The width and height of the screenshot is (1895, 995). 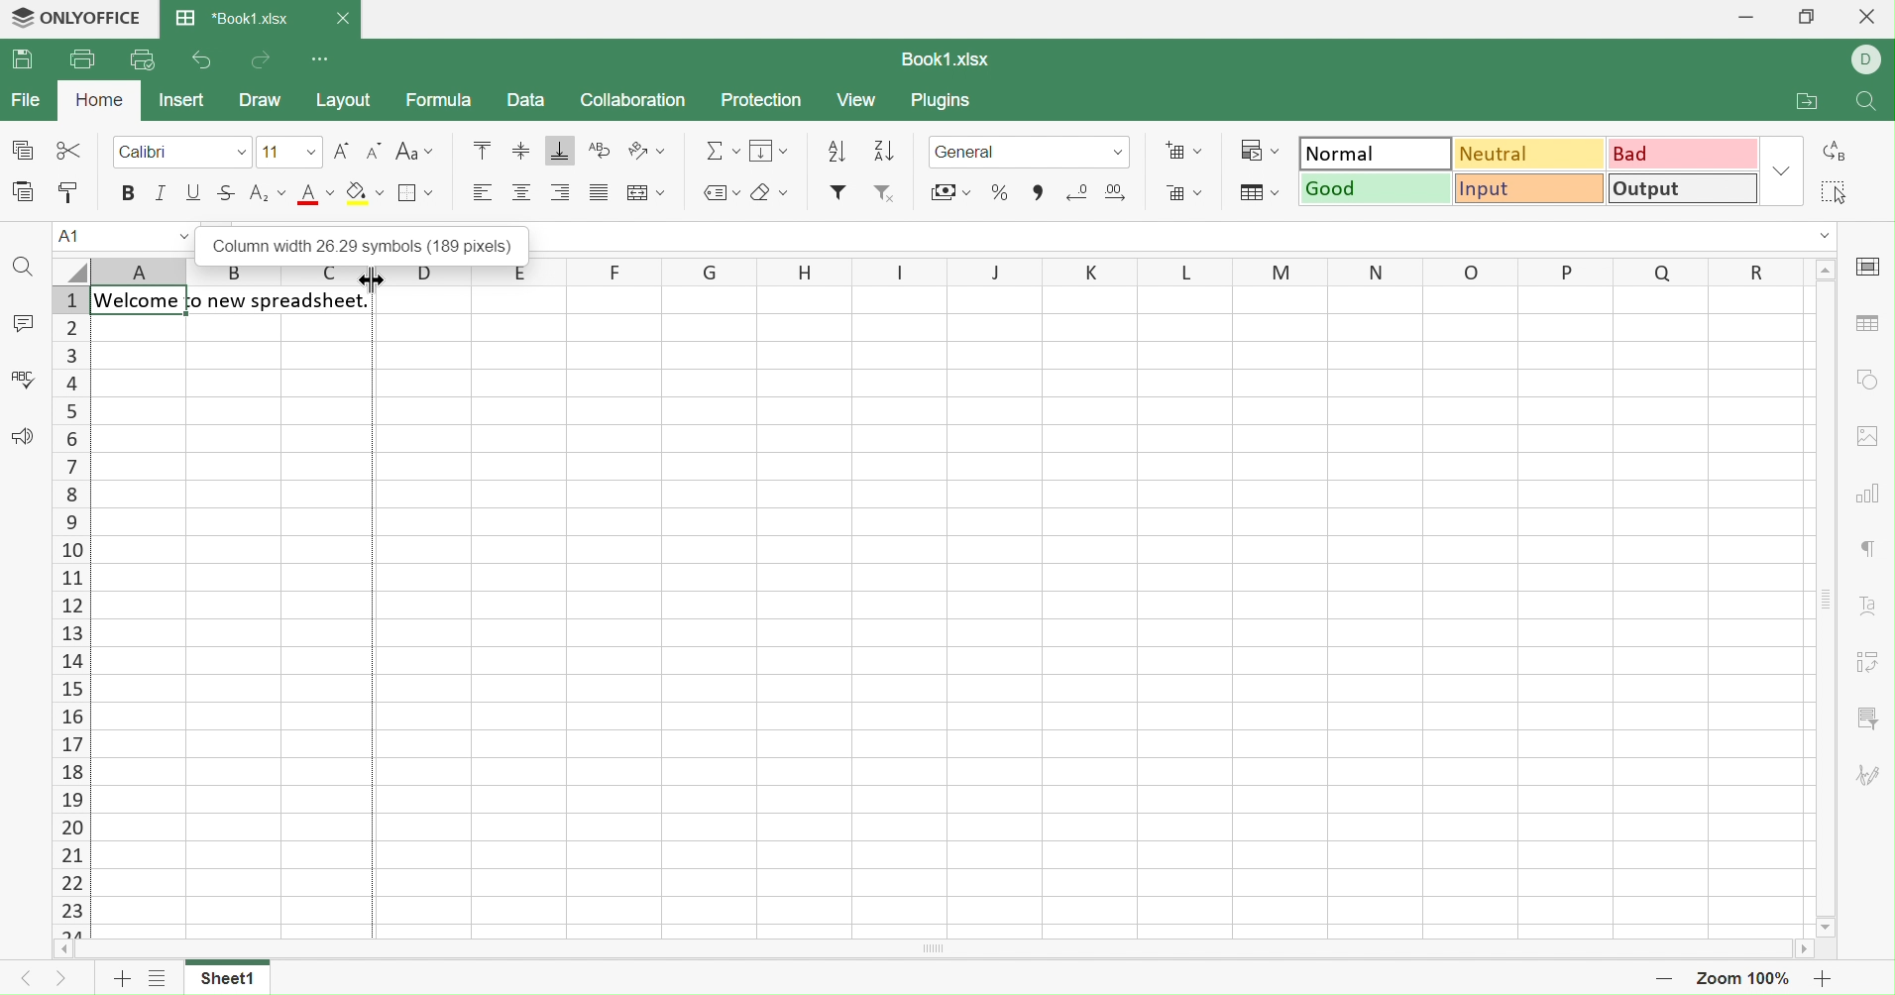 I want to click on cell settings, so click(x=1873, y=268).